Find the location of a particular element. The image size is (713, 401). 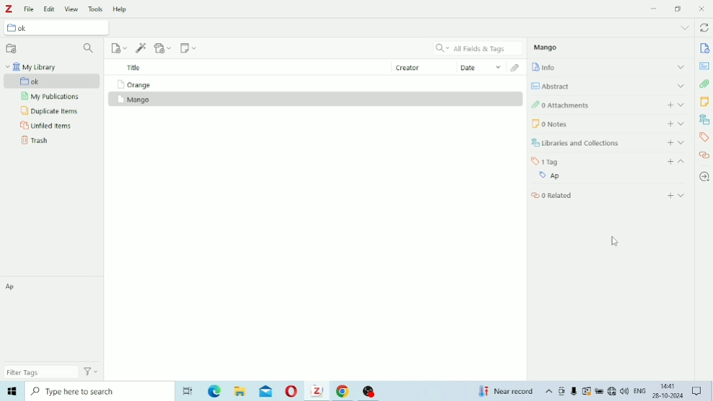

New Note is located at coordinates (189, 48).